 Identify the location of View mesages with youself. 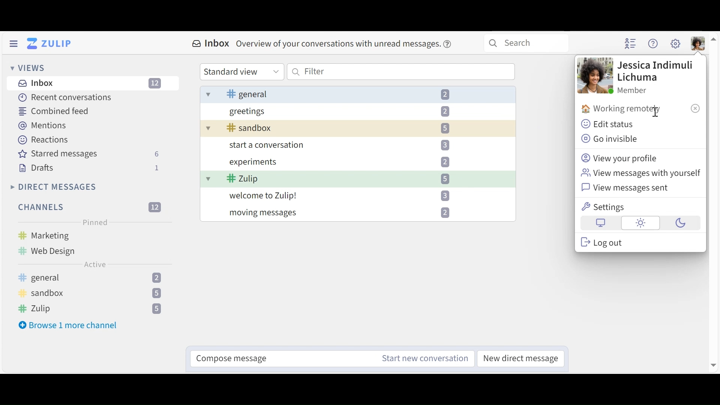
(639, 174).